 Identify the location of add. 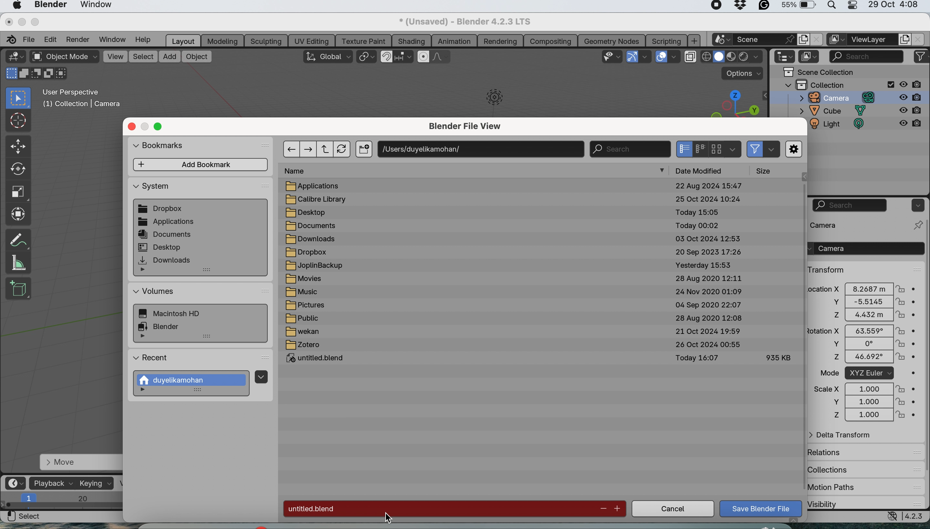
(170, 57).